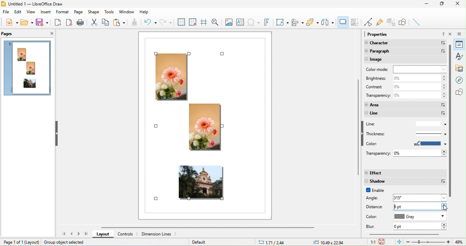 The height and width of the screenshot is (246, 466). I want to click on brightness 0%, so click(406, 78).